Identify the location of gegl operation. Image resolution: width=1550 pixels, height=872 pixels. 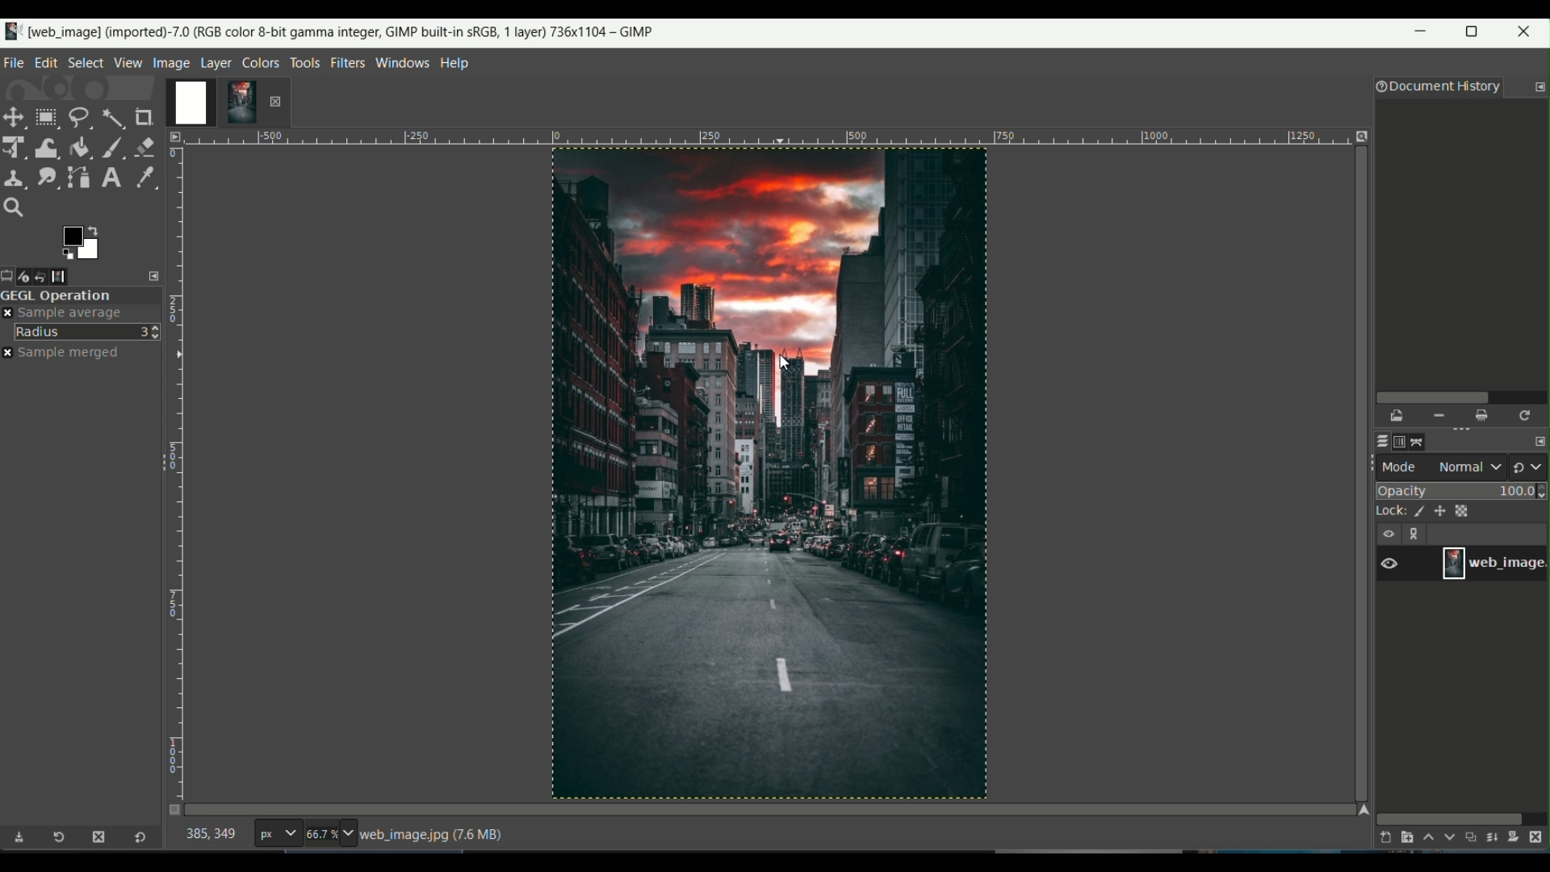
(81, 296).